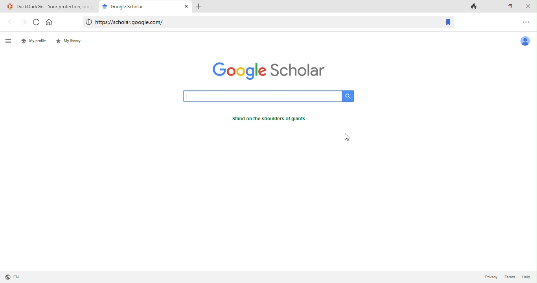 This screenshot has height=283, width=537. Describe the element at coordinates (528, 22) in the screenshot. I see `option` at that location.